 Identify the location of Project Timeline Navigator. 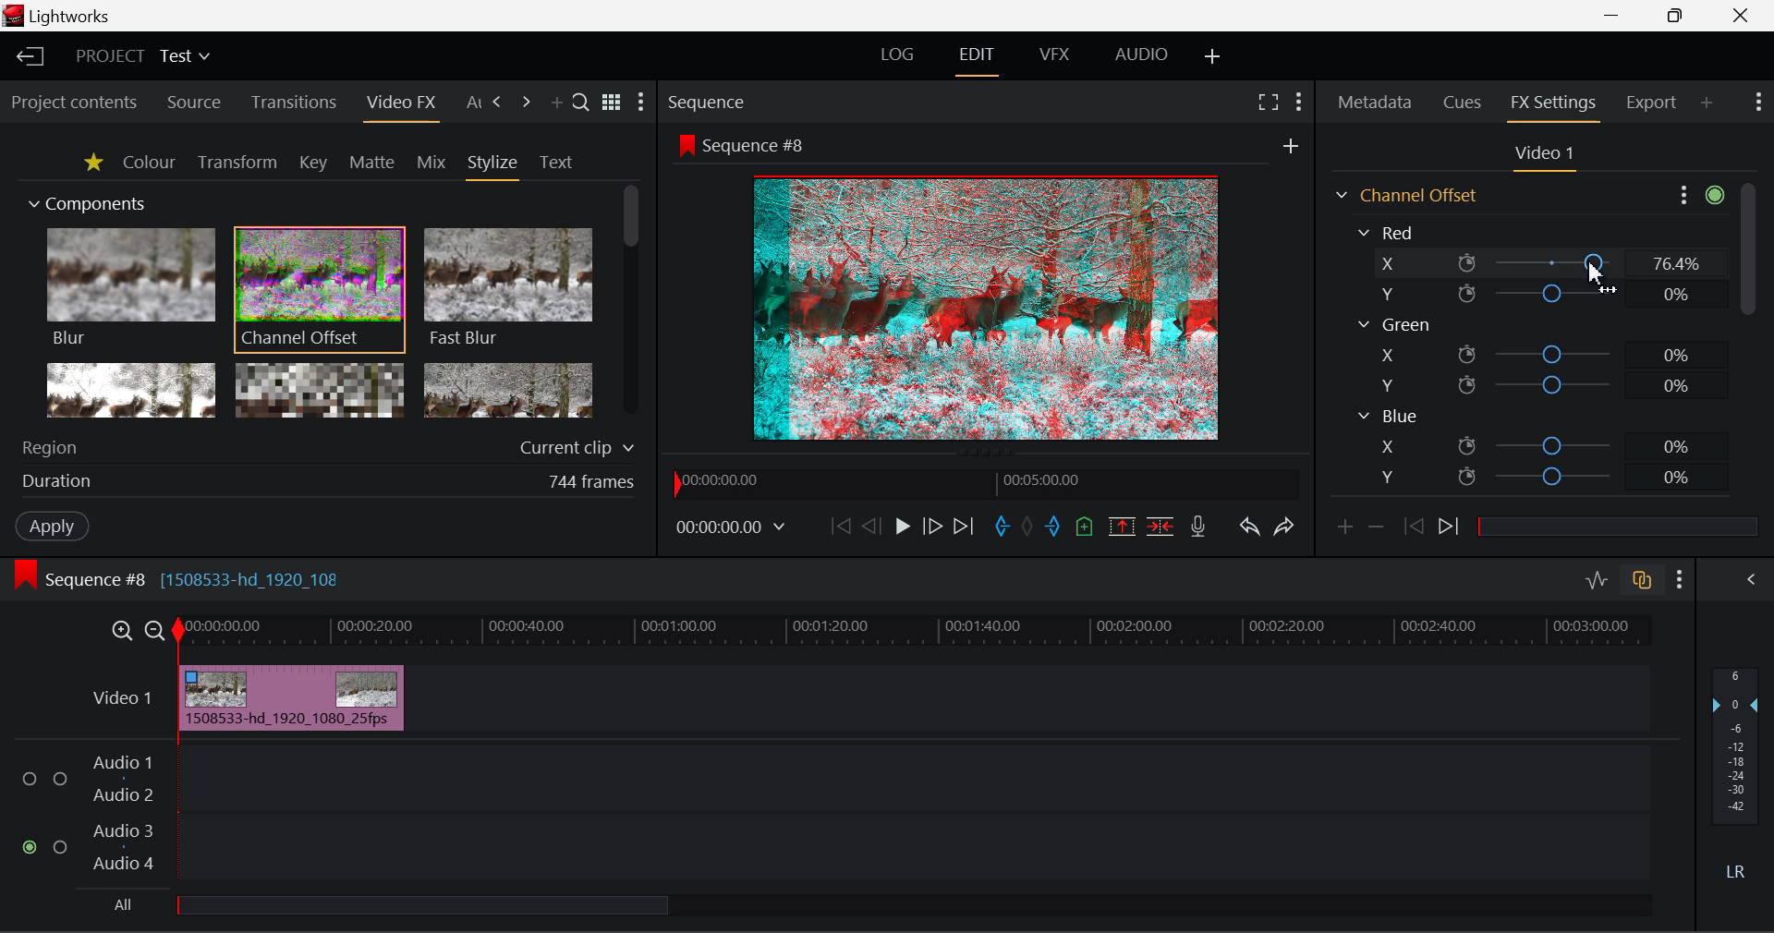
(987, 484).